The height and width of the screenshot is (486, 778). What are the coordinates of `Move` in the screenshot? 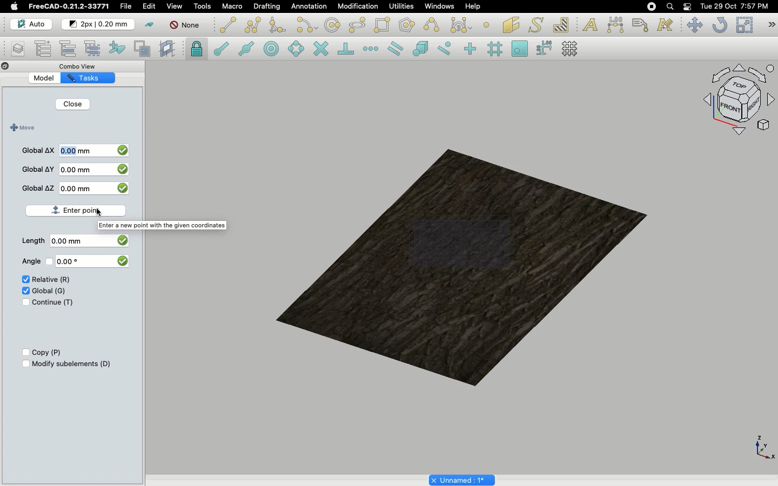 It's located at (21, 128).